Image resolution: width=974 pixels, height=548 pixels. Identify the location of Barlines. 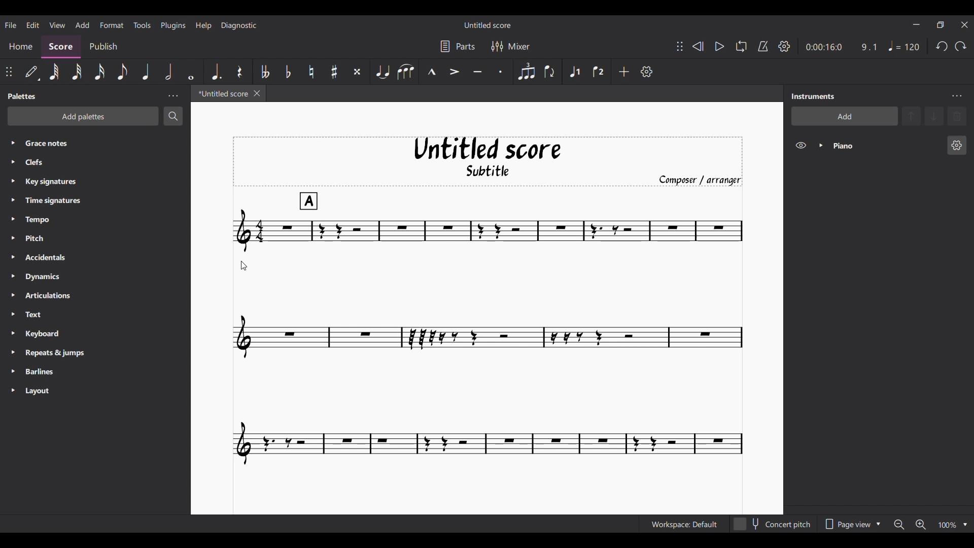
(55, 372).